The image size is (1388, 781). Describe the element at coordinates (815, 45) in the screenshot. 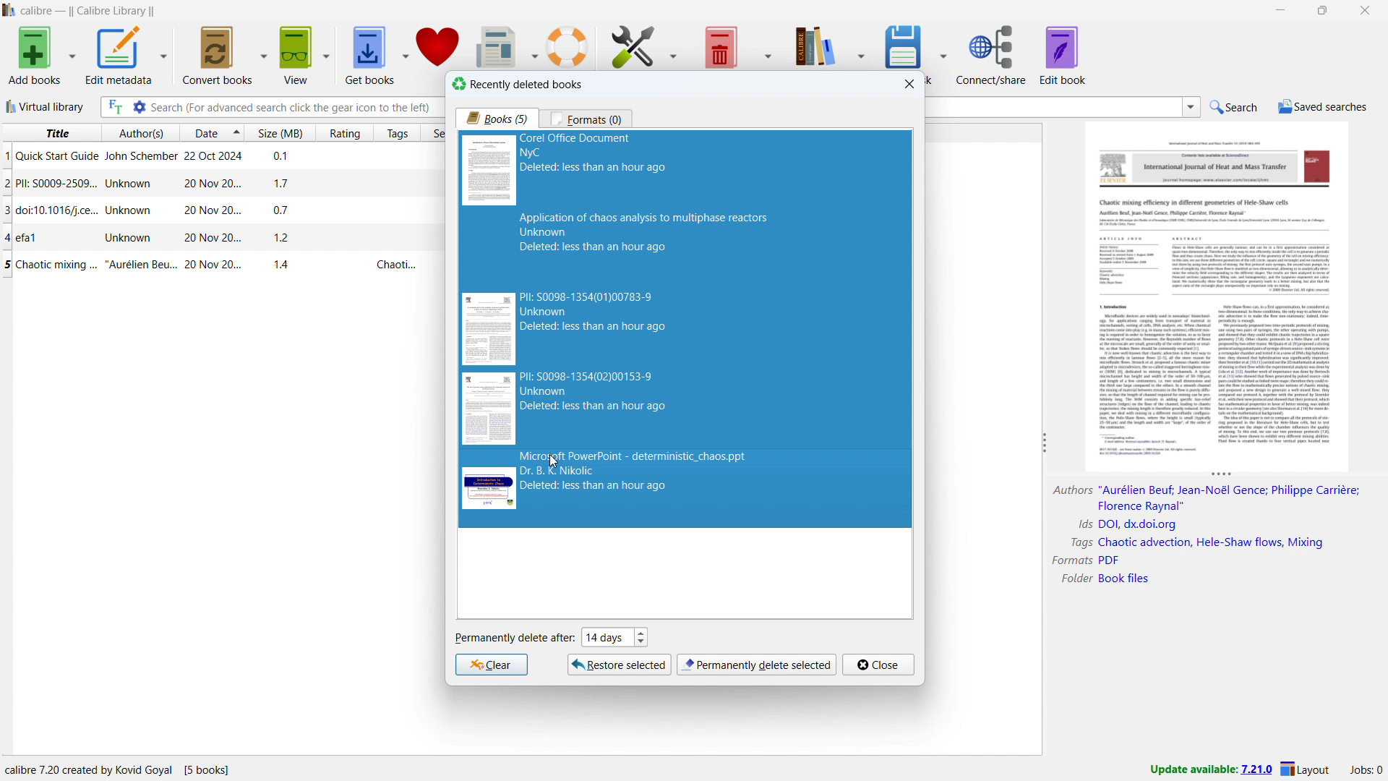

I see `calibre library` at that location.